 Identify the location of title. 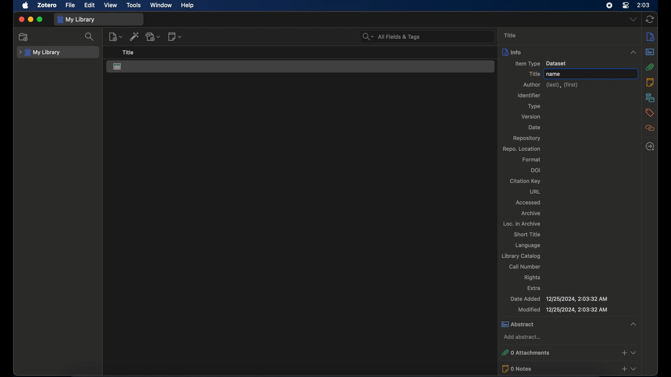
(128, 52).